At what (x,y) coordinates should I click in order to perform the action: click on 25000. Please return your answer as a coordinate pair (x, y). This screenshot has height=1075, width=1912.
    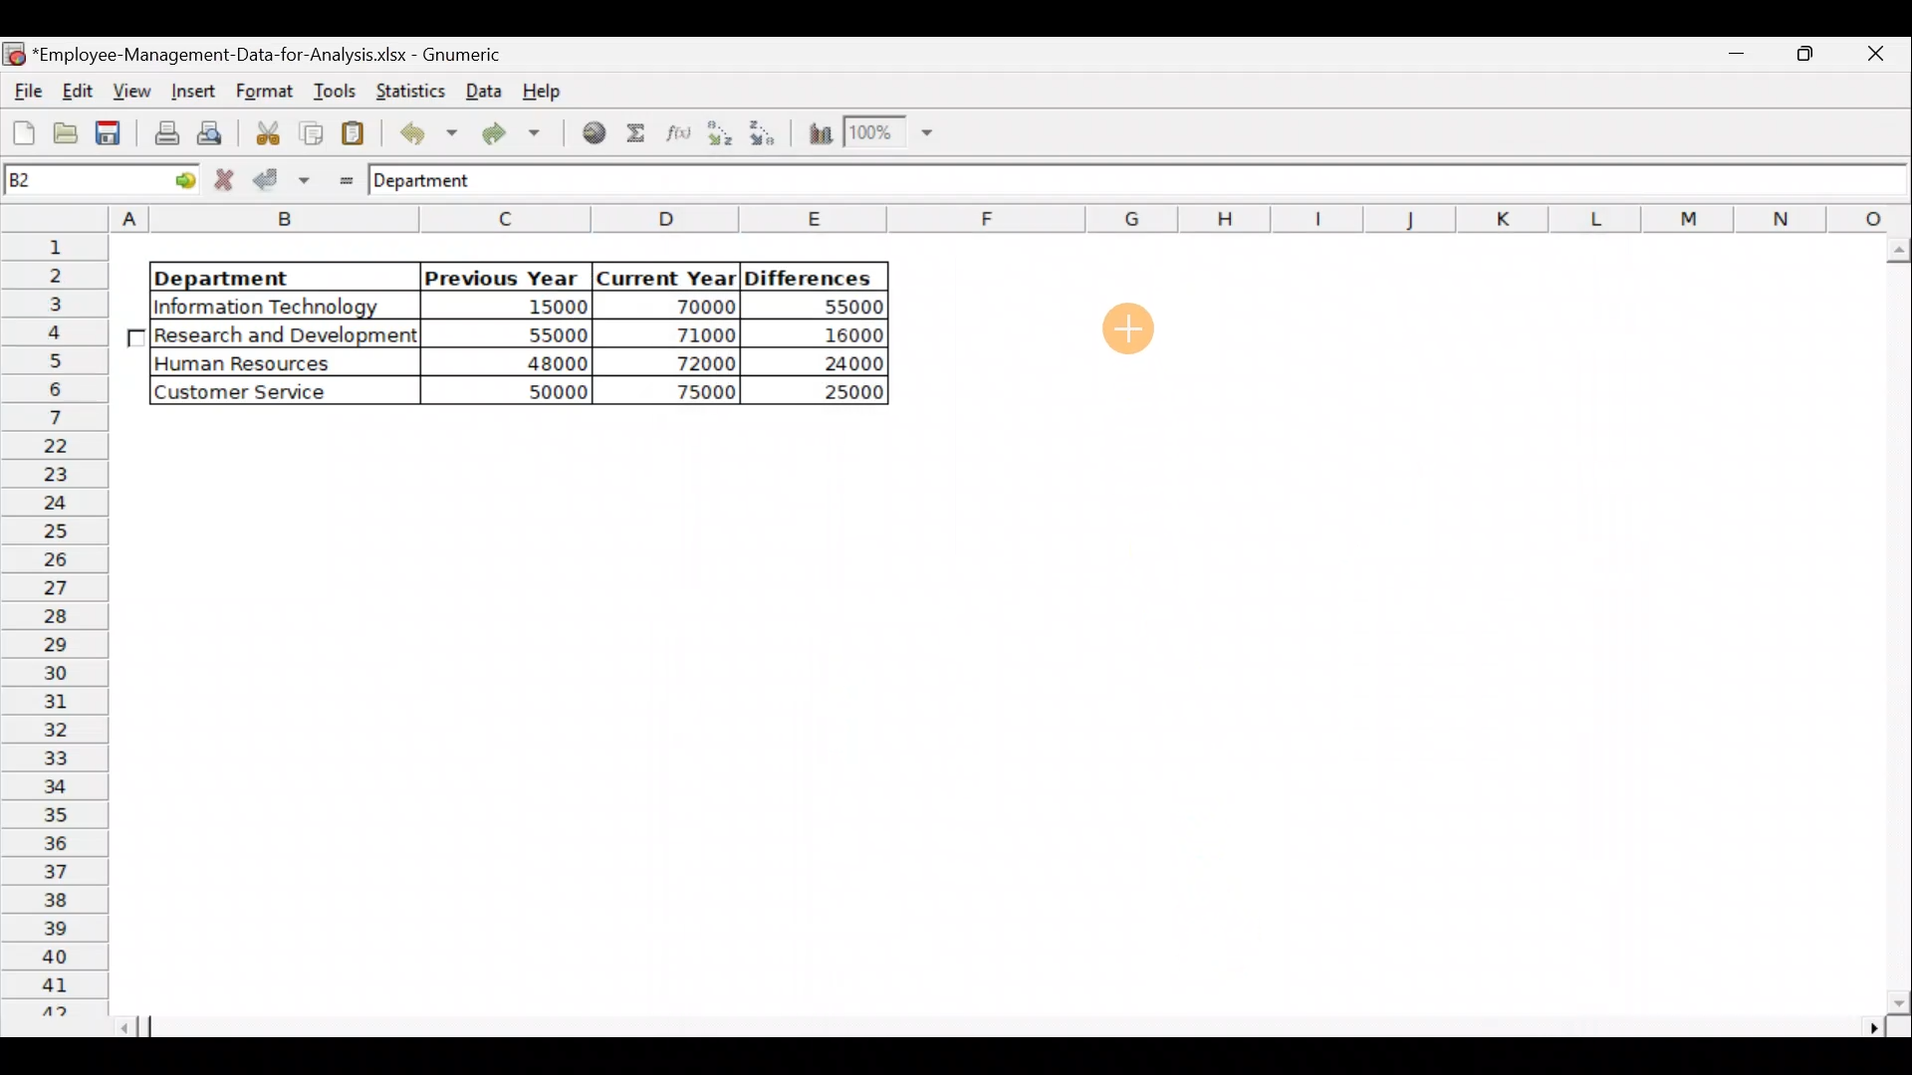
    Looking at the image, I should click on (831, 393).